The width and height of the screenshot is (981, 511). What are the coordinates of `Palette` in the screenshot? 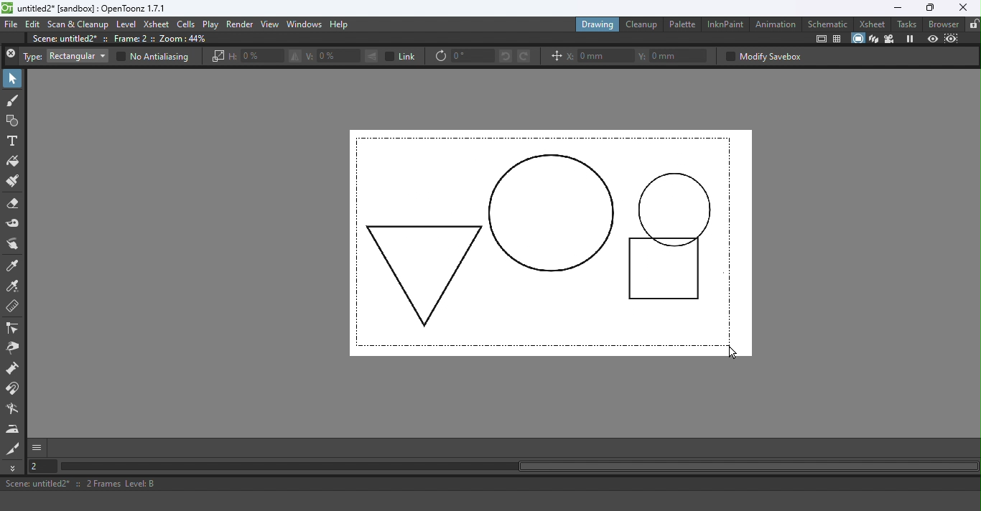 It's located at (682, 25).